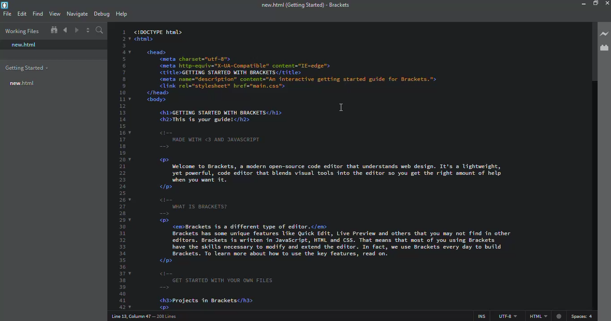  Describe the element at coordinates (87, 30) in the screenshot. I see `split editor` at that location.